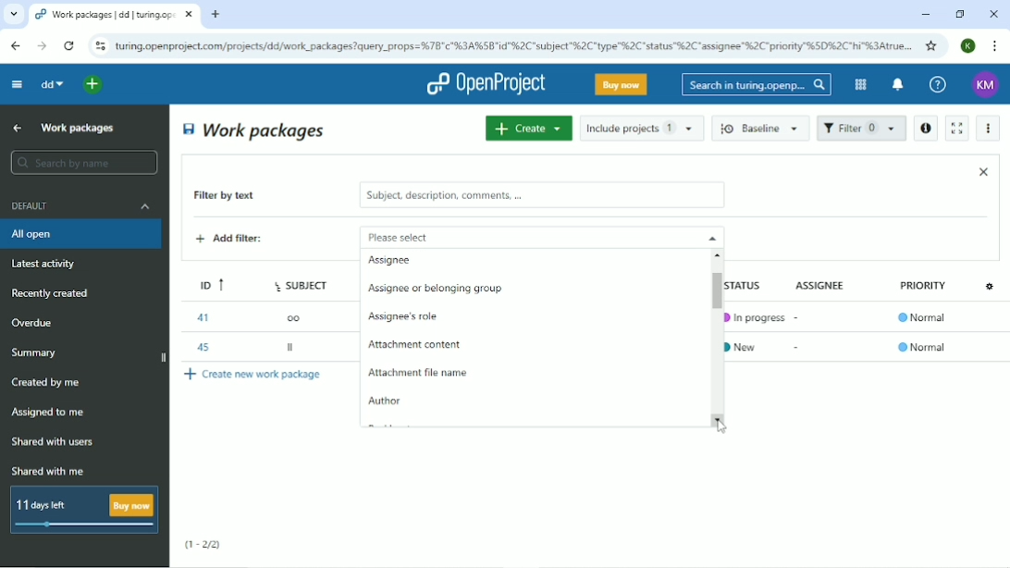 Image resolution: width=1010 pixels, height=568 pixels. What do you see at coordinates (721, 425) in the screenshot?
I see `Cursor` at bounding box center [721, 425].